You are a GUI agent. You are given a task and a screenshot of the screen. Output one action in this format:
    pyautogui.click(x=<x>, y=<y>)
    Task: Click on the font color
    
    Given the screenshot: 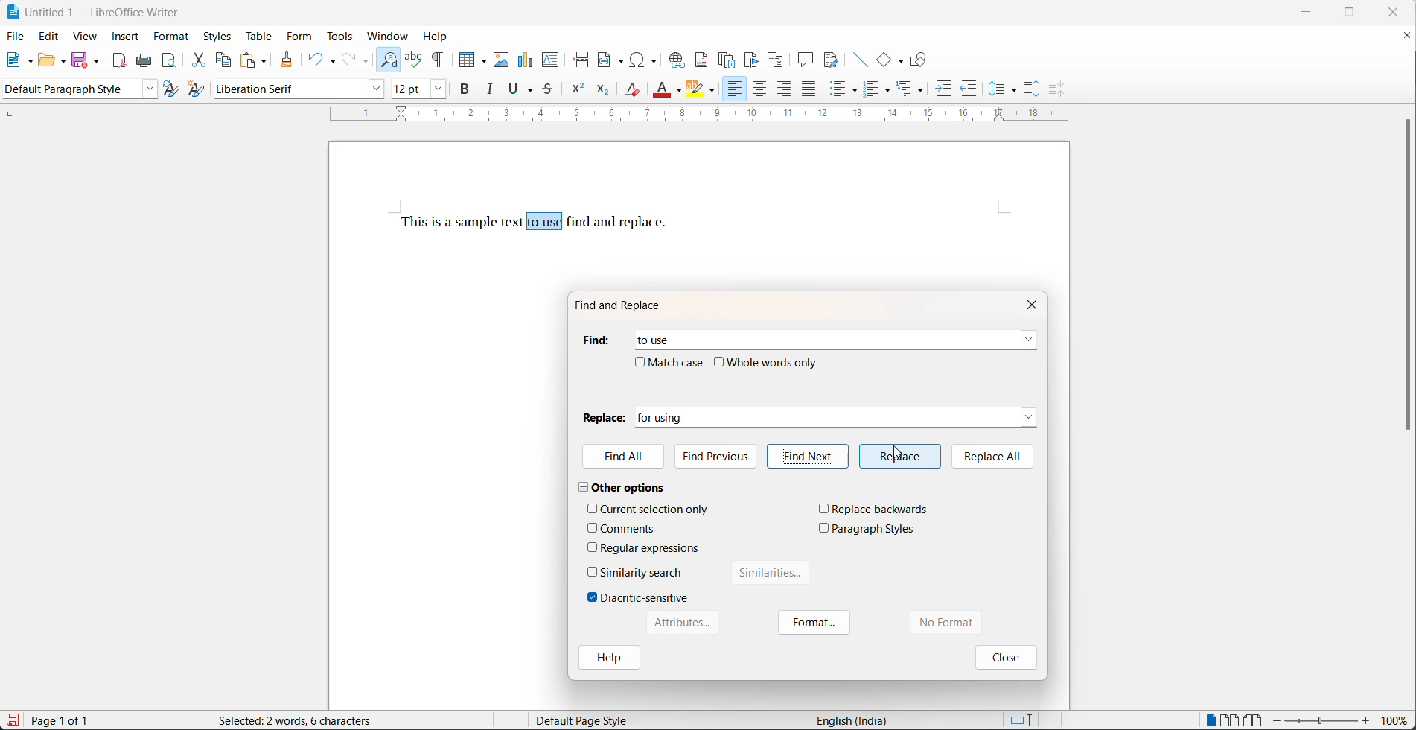 What is the action you would take?
    pyautogui.click(x=679, y=91)
    